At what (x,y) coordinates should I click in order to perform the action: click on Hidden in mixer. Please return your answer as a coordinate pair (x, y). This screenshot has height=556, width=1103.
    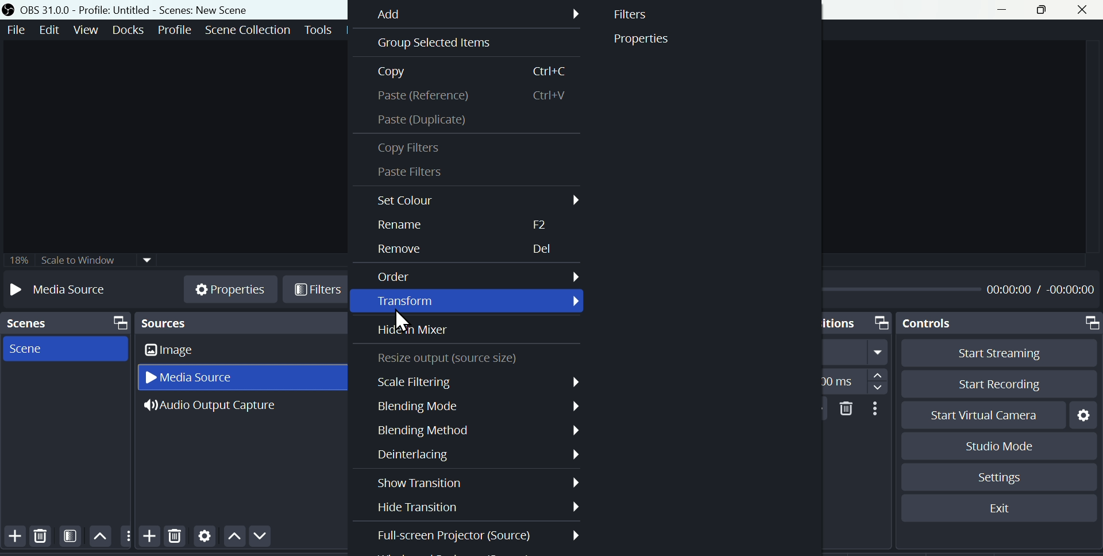
    Looking at the image, I should click on (419, 331).